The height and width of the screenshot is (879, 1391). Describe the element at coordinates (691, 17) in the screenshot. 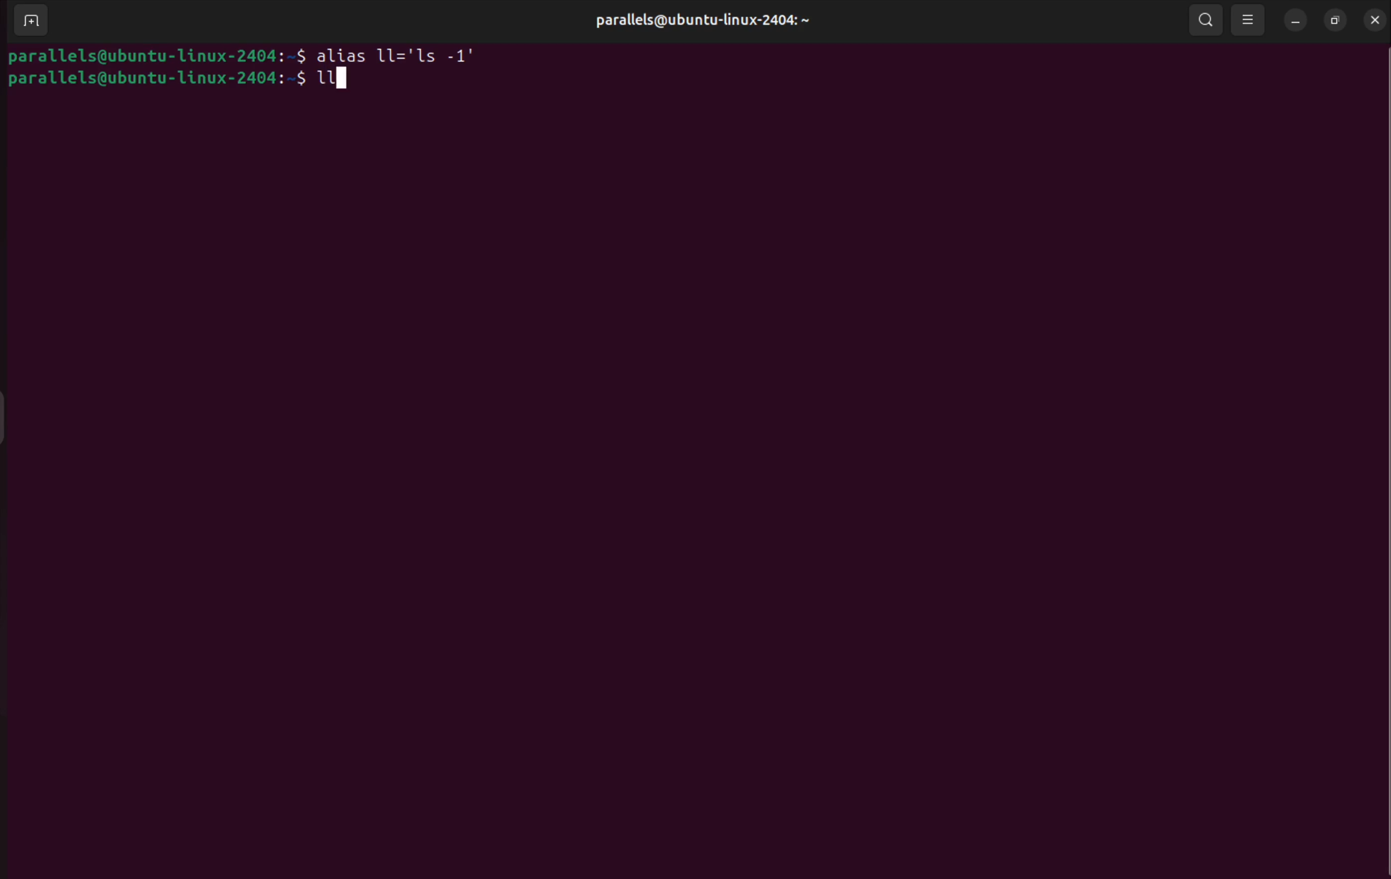

I see `parallels` at that location.